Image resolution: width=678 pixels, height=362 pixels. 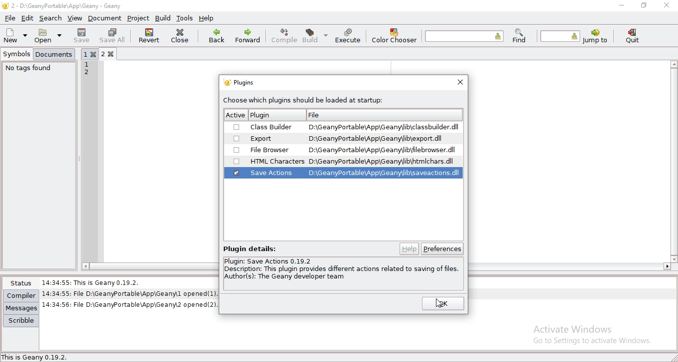 What do you see at coordinates (181, 35) in the screenshot?
I see `close` at bounding box center [181, 35].